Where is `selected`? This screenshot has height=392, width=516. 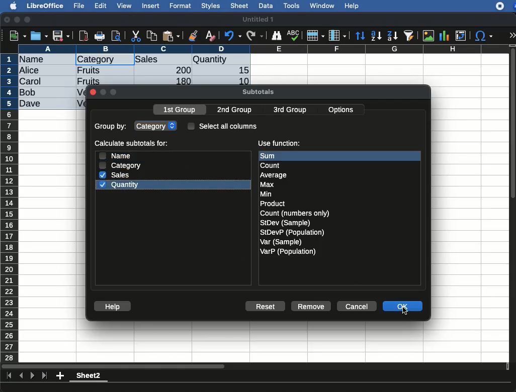 selected is located at coordinates (124, 59).